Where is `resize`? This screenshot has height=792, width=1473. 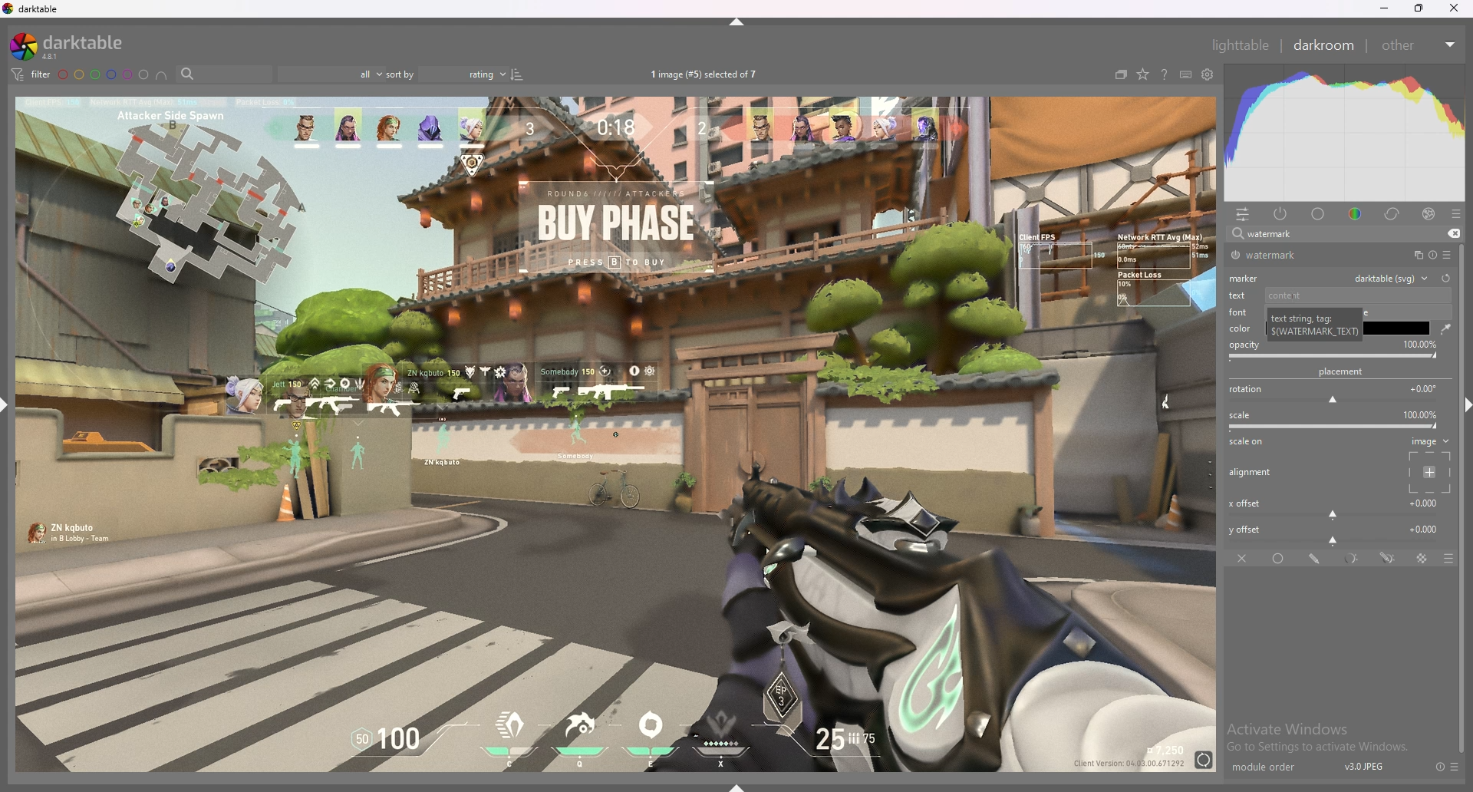 resize is located at coordinates (1419, 8).